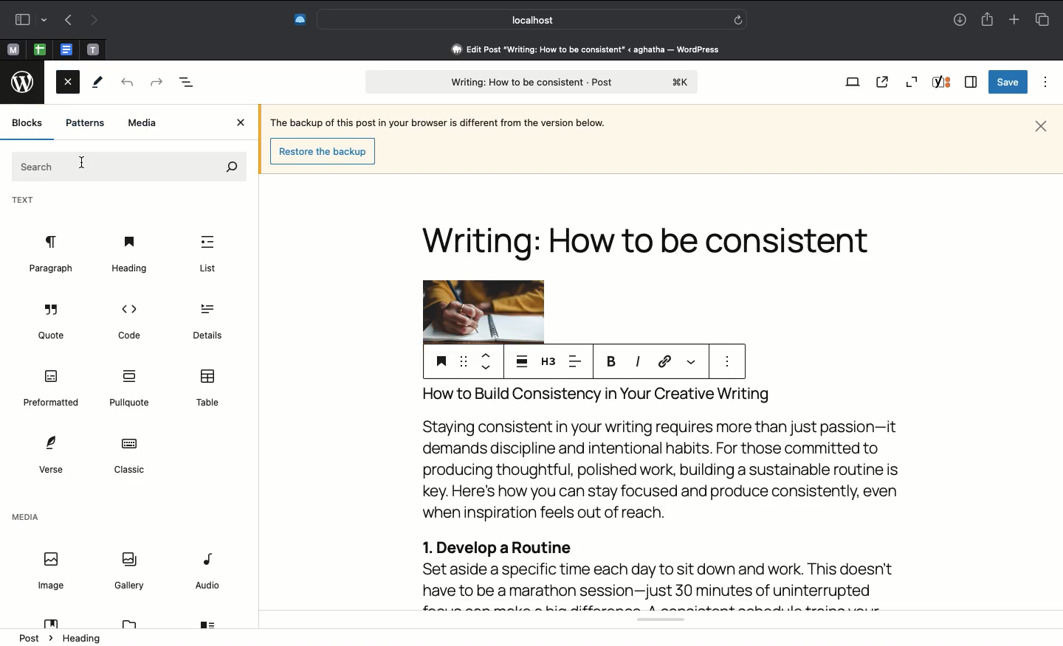  What do you see at coordinates (436, 121) in the screenshot?
I see `Sentence about backup ` at bounding box center [436, 121].